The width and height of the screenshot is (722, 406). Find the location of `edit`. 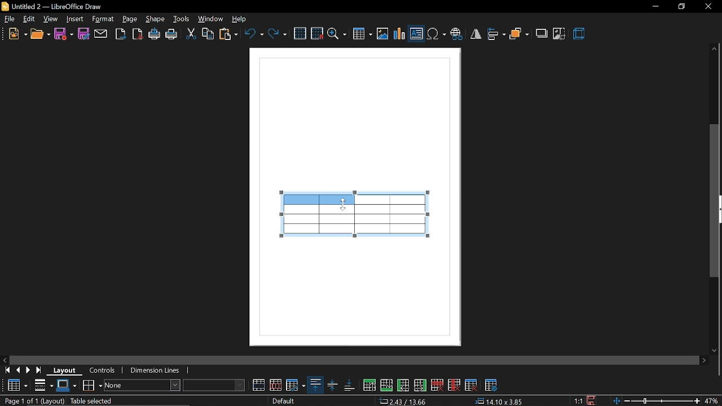

edit is located at coordinates (28, 18).